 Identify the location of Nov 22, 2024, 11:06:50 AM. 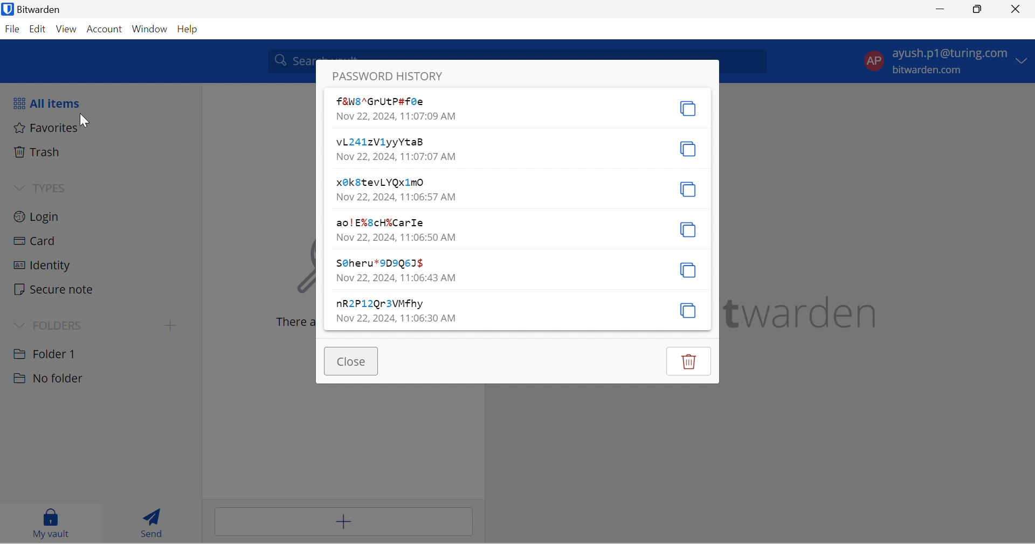
(397, 236).